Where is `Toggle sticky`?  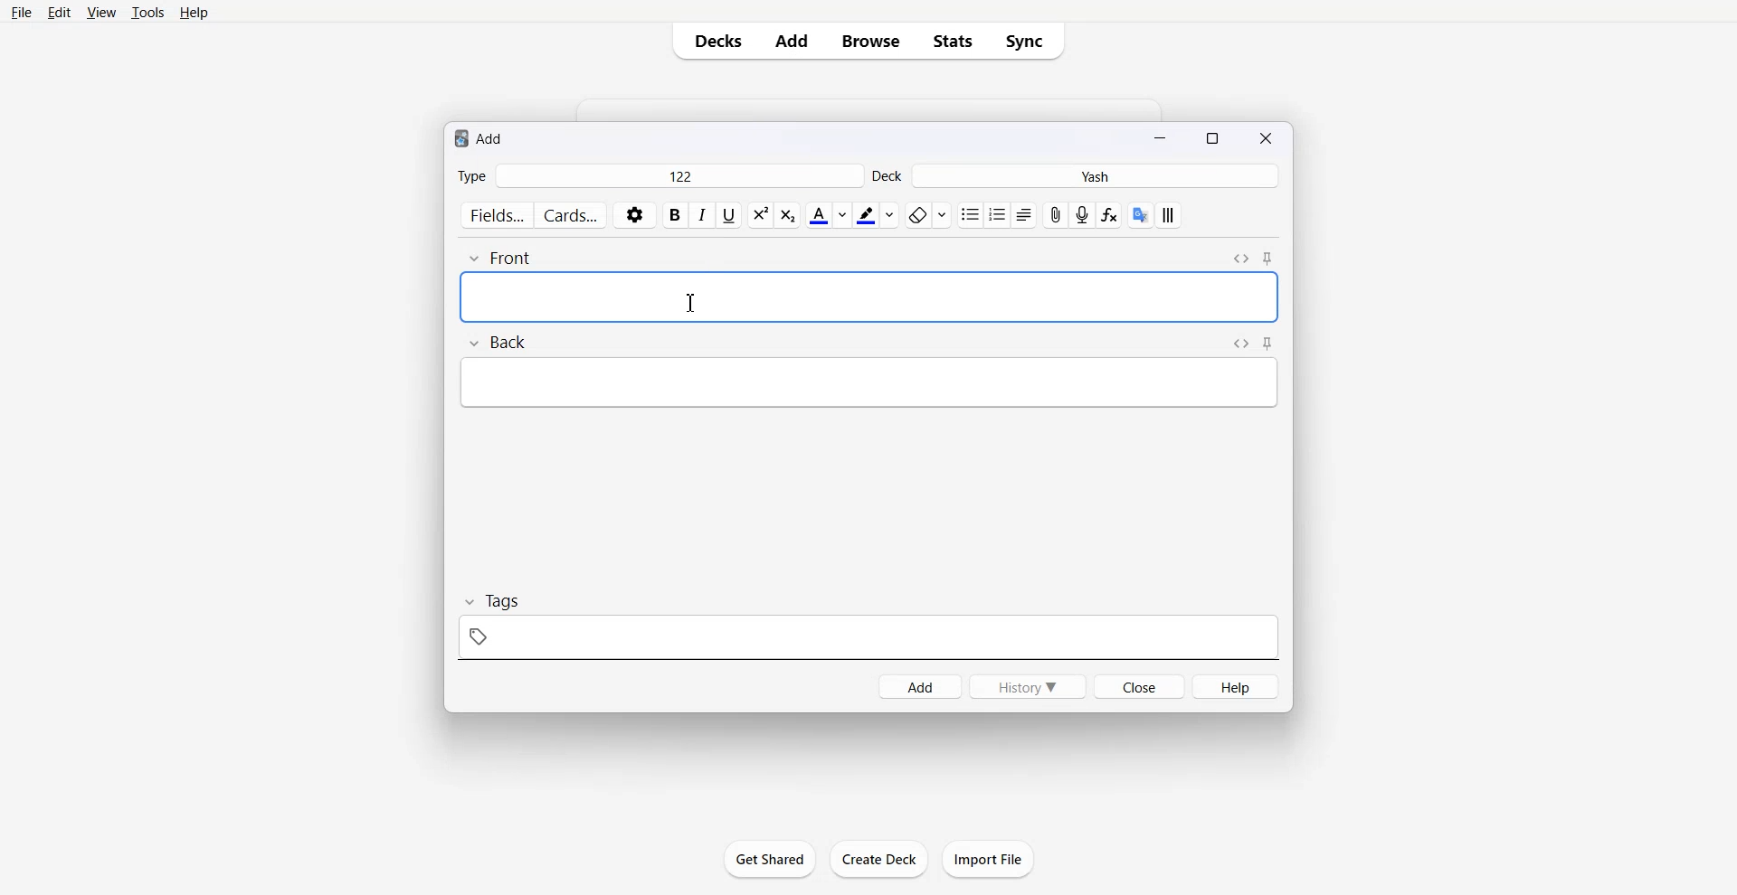
Toggle sticky is located at coordinates (1268, 344).